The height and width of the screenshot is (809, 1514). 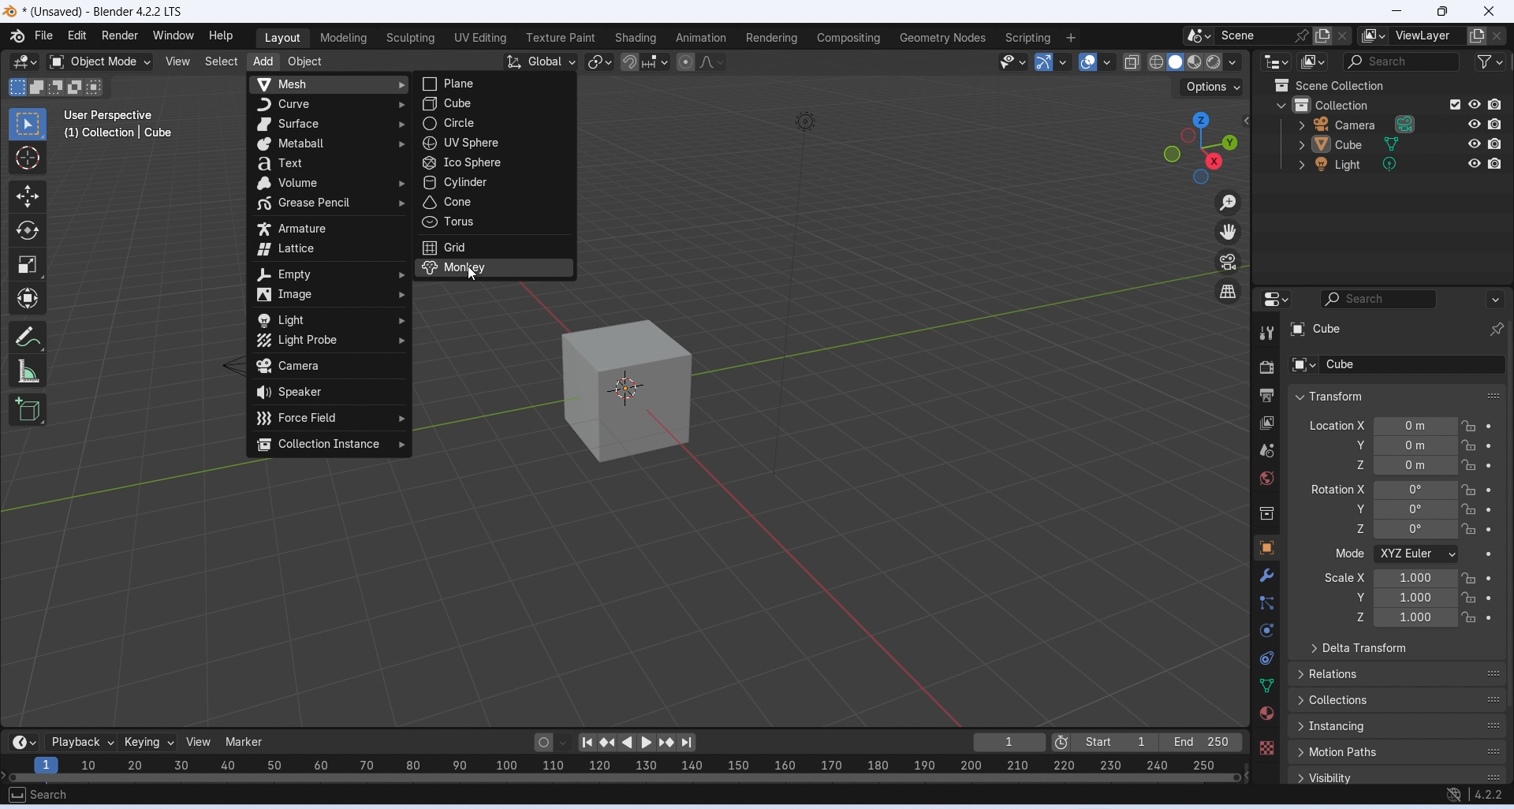 I want to click on animate property, so click(x=1490, y=465).